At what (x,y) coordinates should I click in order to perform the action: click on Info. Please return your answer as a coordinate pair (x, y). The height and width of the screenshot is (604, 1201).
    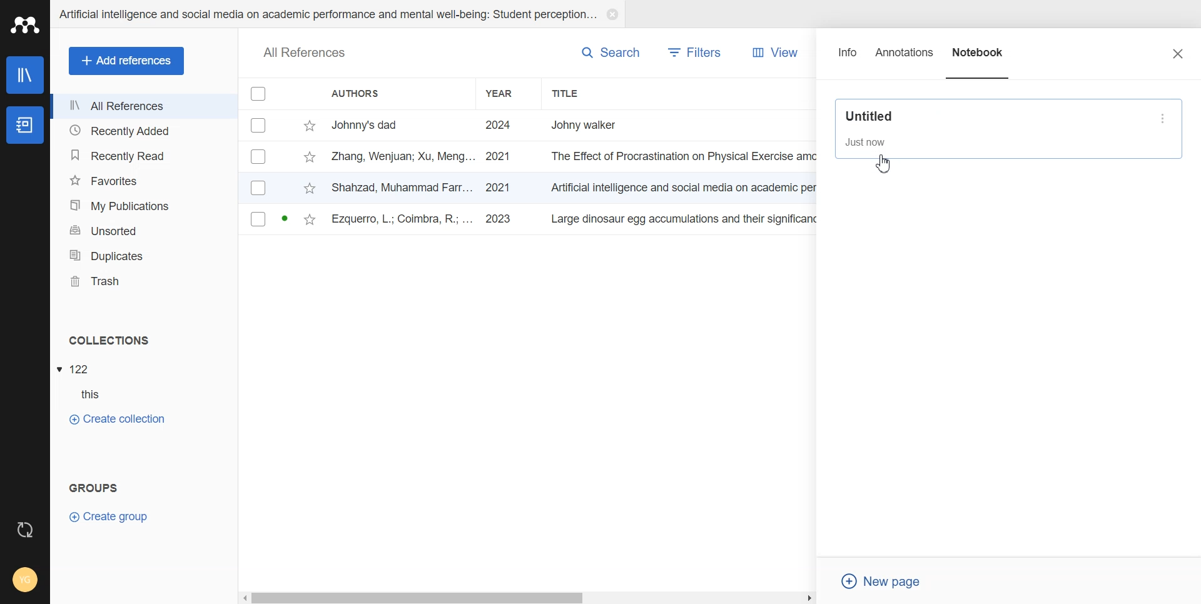
    Looking at the image, I should click on (848, 58).